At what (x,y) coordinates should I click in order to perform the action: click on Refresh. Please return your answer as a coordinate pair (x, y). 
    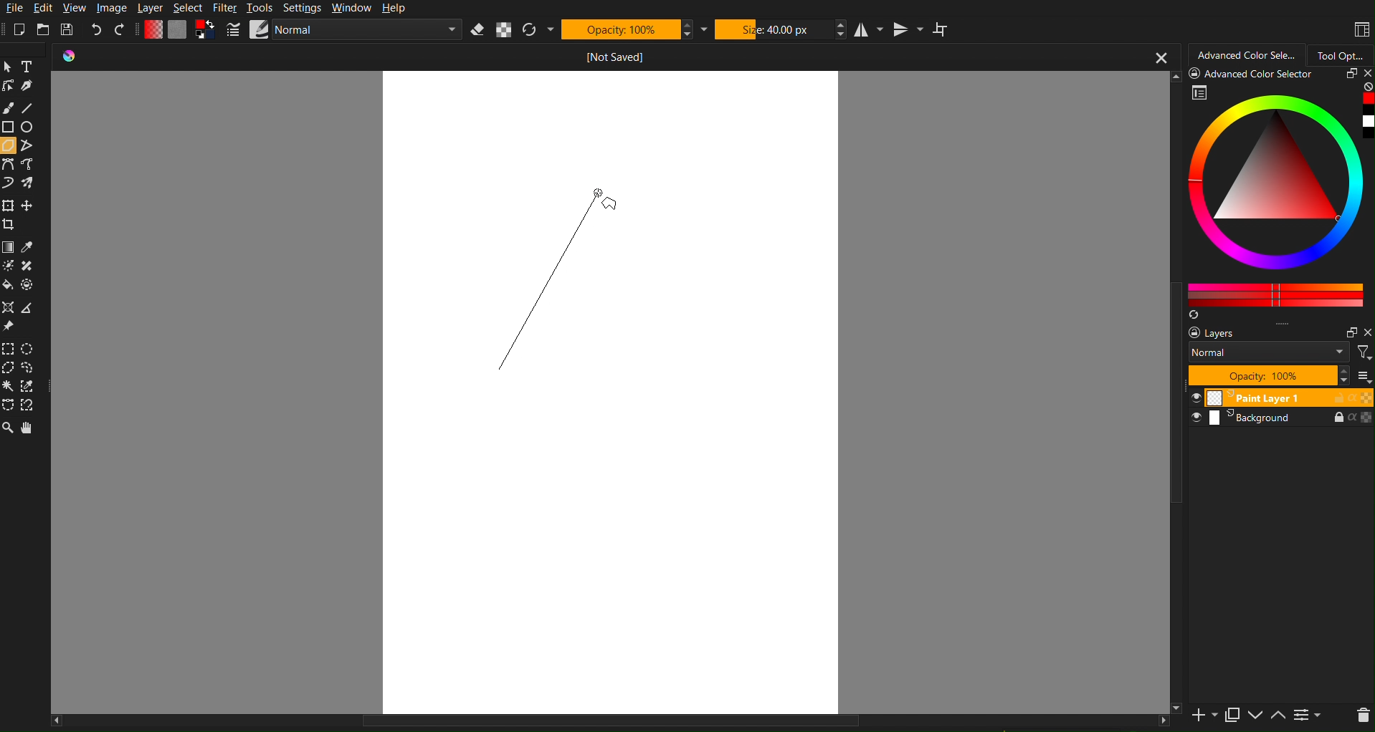
    Looking at the image, I should click on (530, 30).